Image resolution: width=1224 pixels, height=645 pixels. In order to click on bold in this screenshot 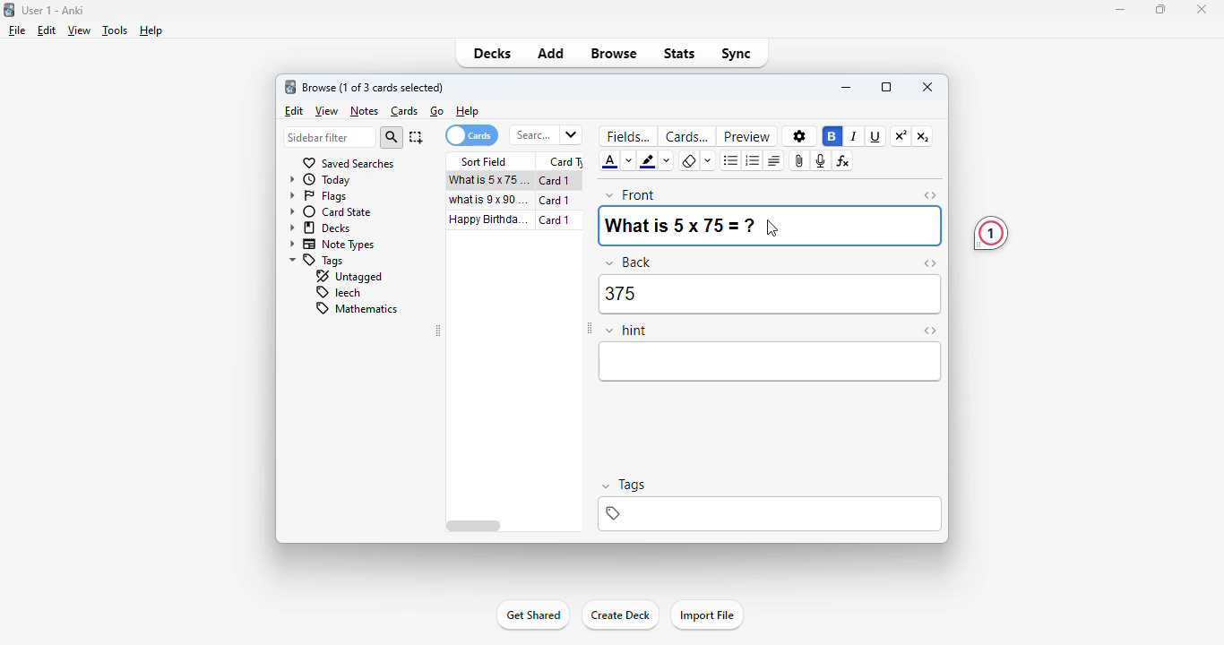, I will do `click(832, 136)`.